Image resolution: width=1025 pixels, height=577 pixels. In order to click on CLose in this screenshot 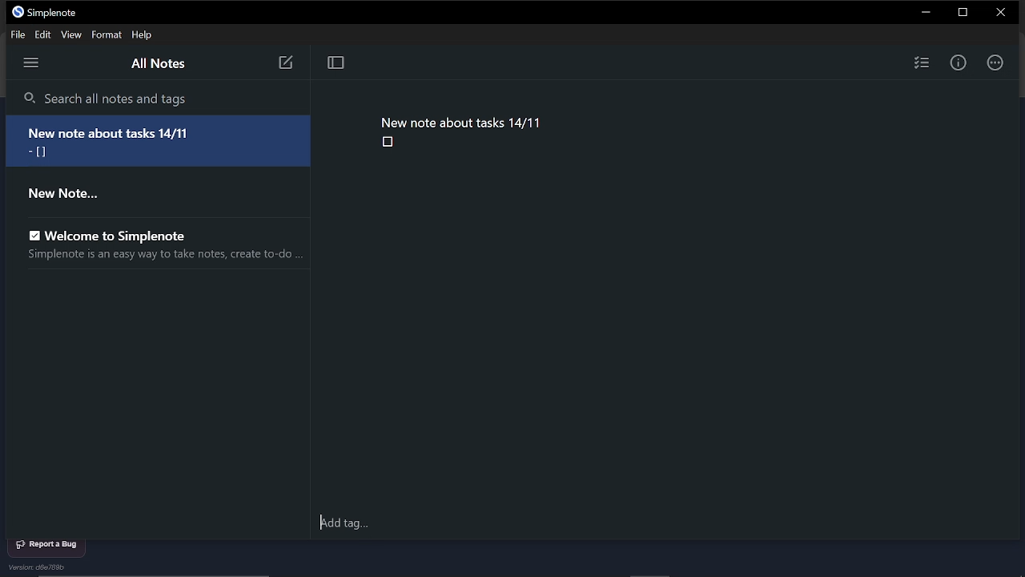, I will do `click(999, 12)`.